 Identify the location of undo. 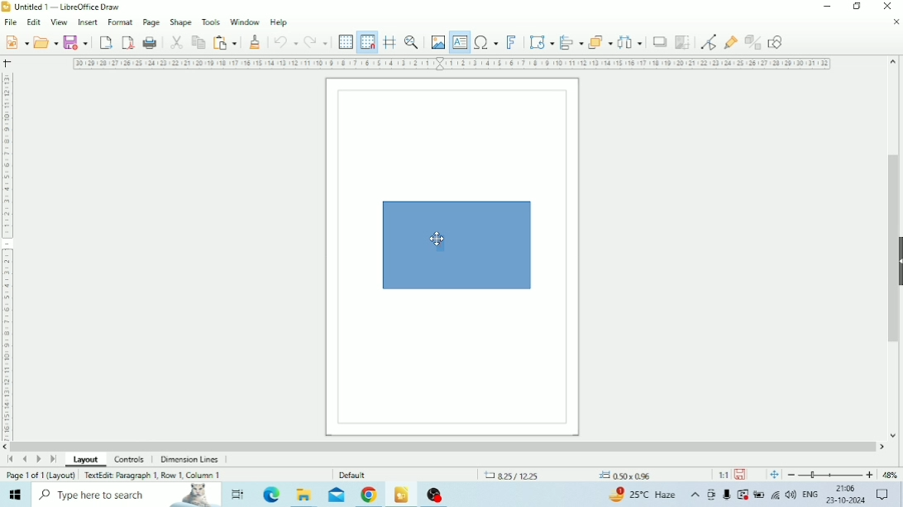
(285, 42).